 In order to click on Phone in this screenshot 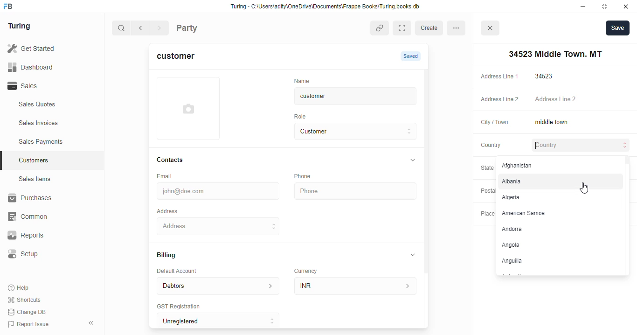, I will do `click(308, 176)`.